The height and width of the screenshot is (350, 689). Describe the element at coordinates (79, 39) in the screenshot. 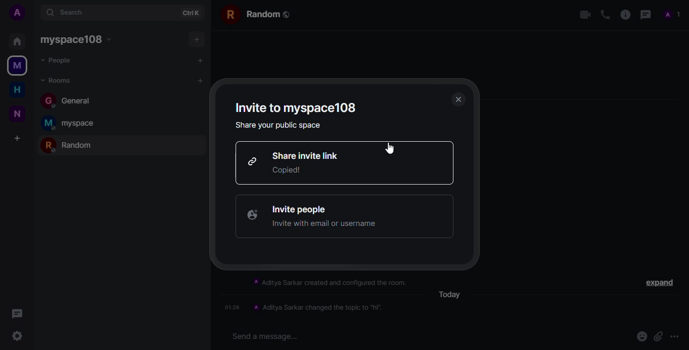

I see `myspace108` at that location.